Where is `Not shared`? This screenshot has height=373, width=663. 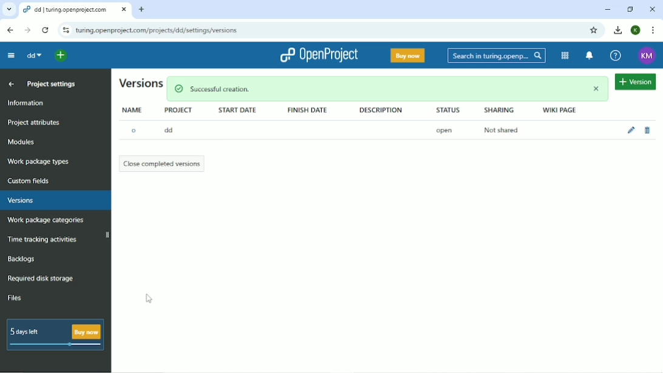 Not shared is located at coordinates (503, 130).